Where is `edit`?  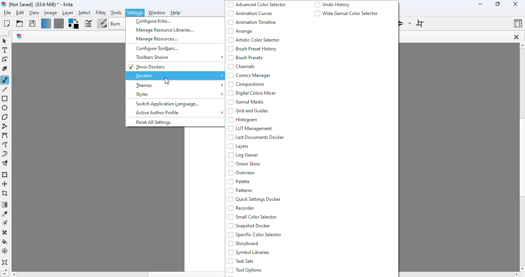 edit is located at coordinates (20, 13).